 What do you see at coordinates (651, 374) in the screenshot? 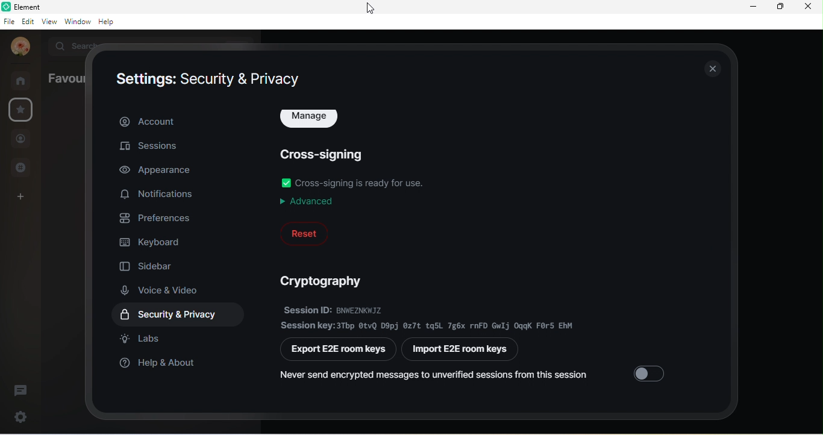
I see `toggle on/off` at bounding box center [651, 374].